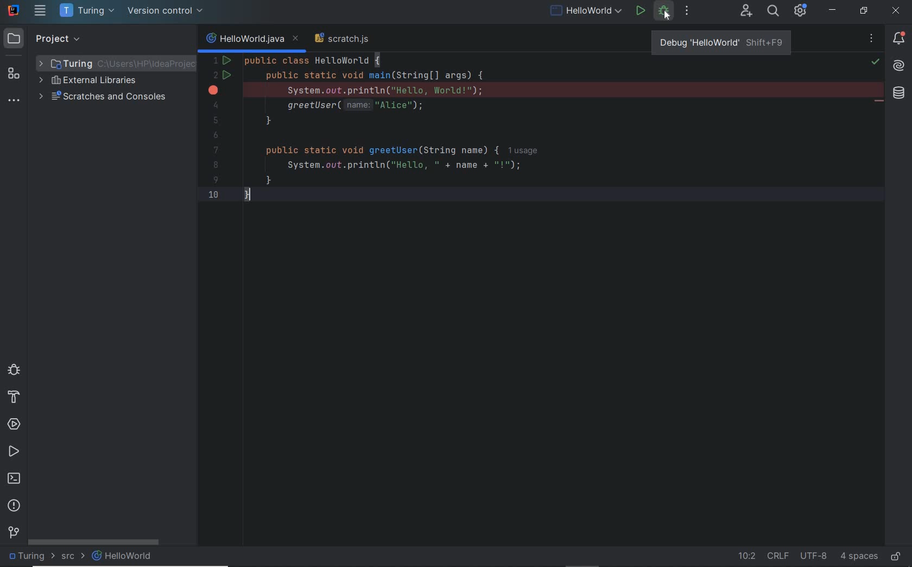 Image resolution: width=912 pixels, height=567 pixels. What do you see at coordinates (898, 94) in the screenshot?
I see `database` at bounding box center [898, 94].